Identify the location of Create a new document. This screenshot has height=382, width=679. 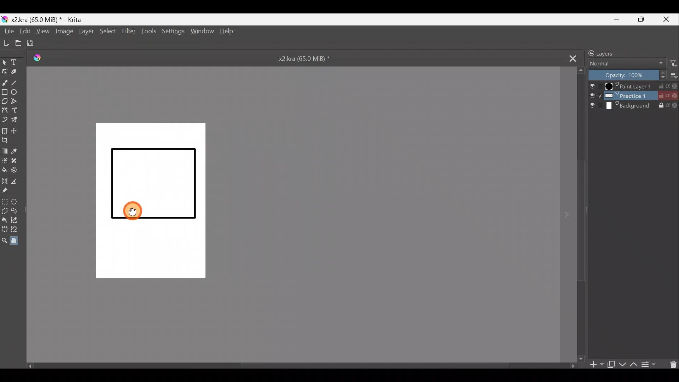
(6, 43).